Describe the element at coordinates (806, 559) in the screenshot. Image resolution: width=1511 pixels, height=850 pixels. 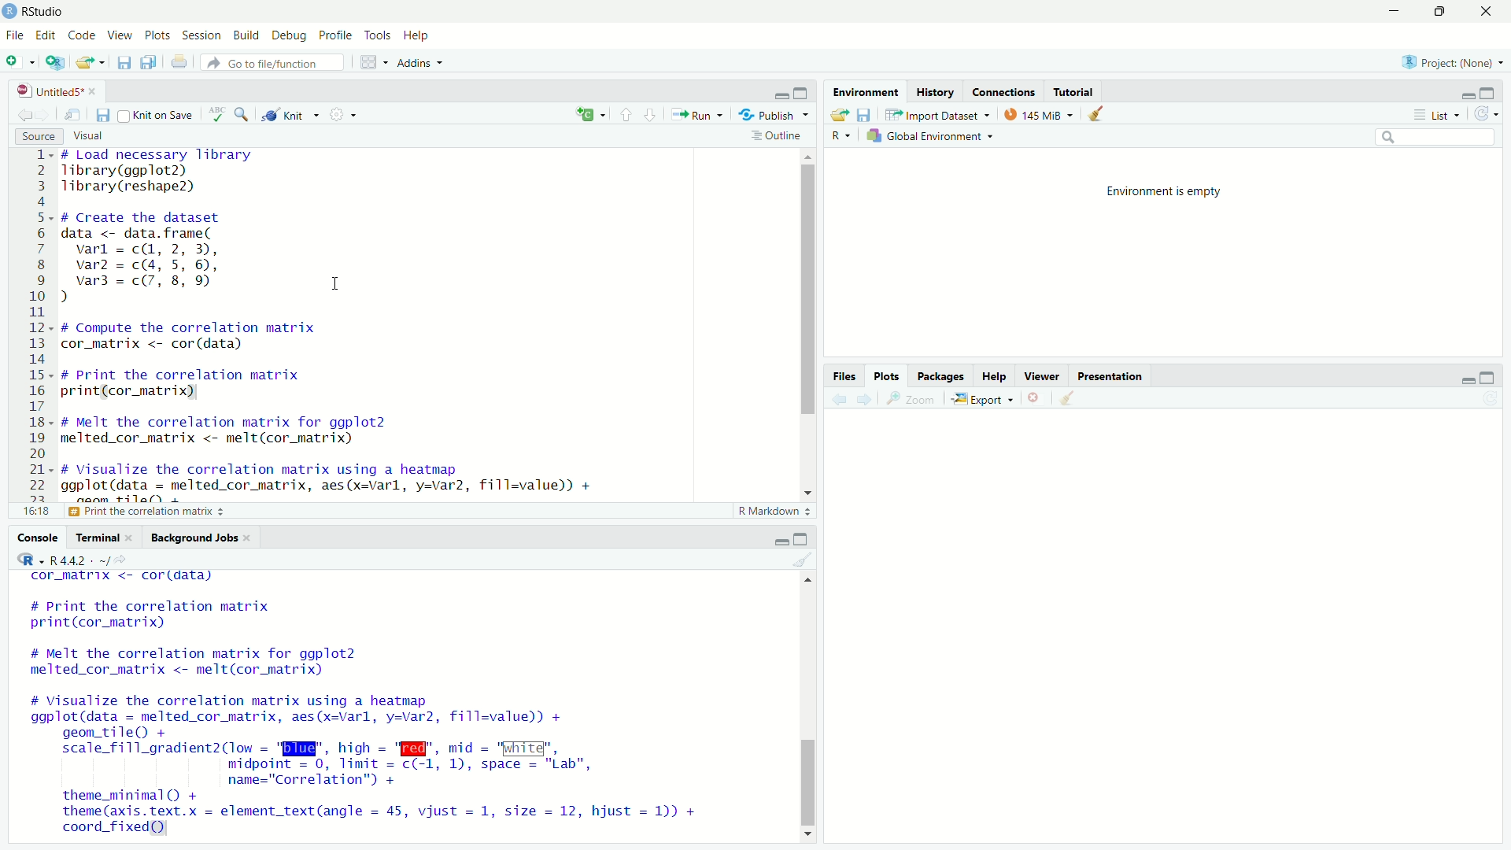
I see `clear console` at that location.